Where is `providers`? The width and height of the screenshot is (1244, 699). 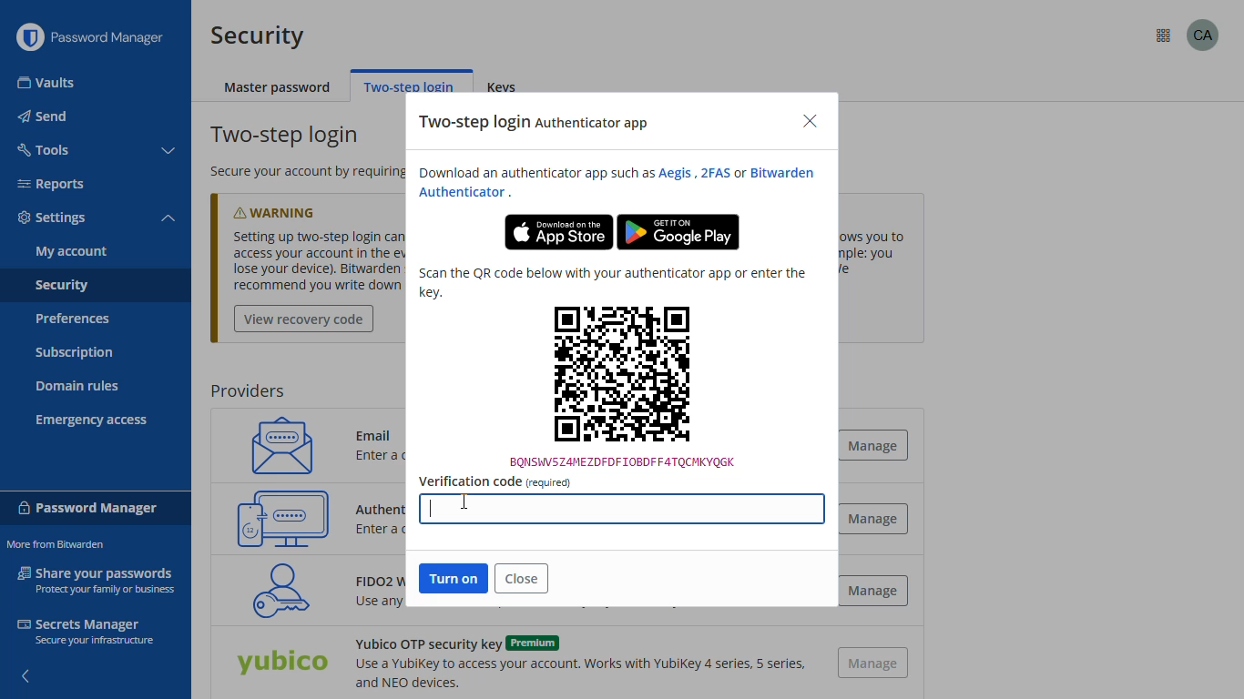
providers is located at coordinates (247, 391).